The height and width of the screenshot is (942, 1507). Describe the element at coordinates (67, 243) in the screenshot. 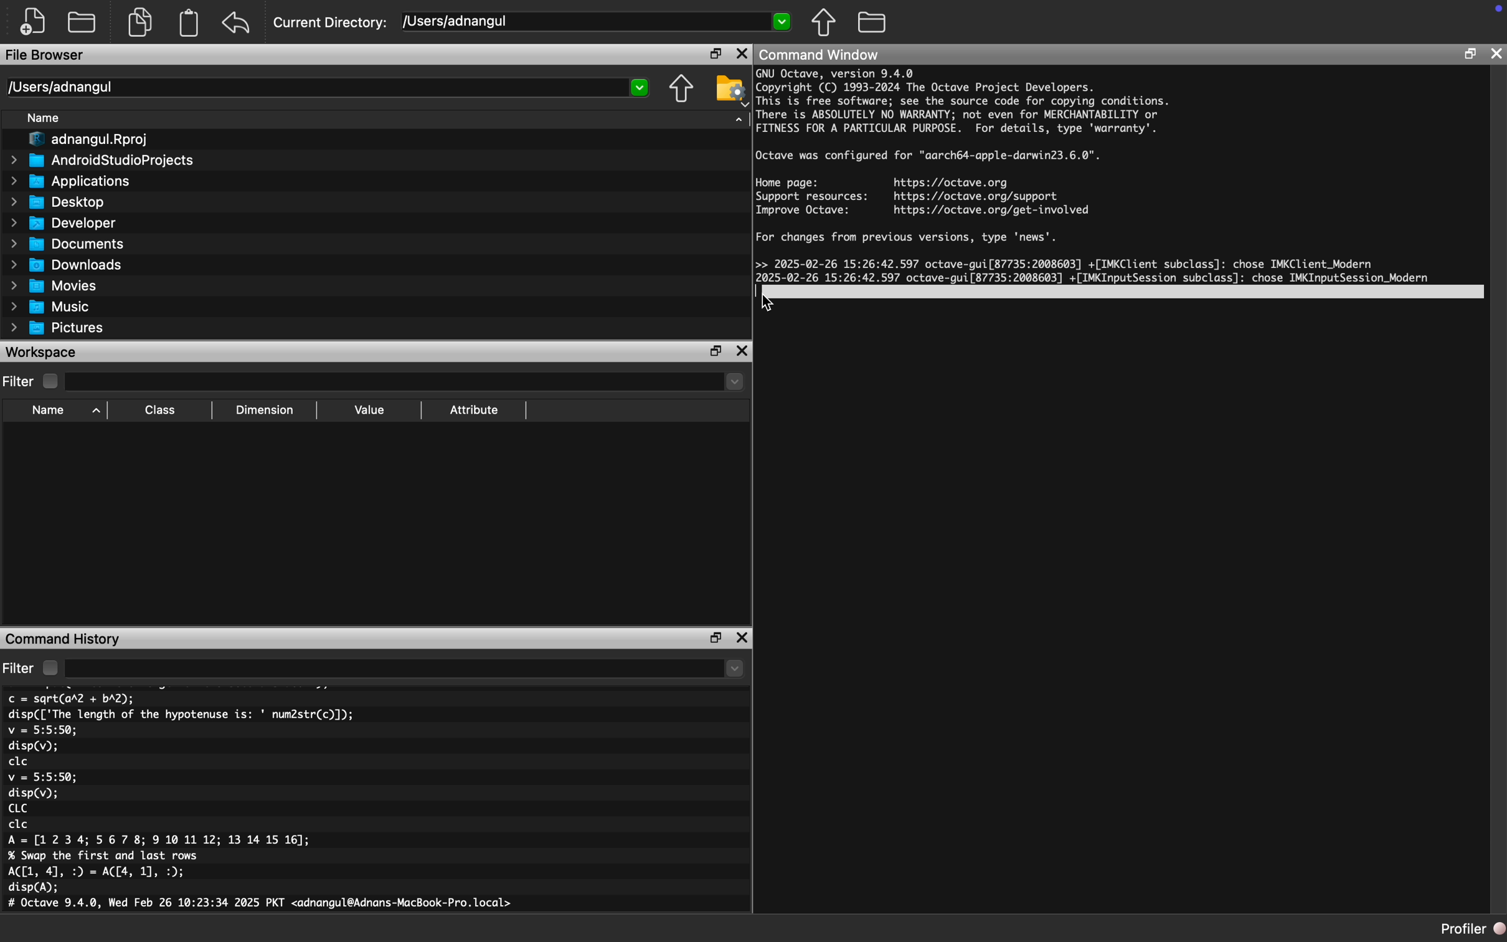

I see `Documents` at that location.